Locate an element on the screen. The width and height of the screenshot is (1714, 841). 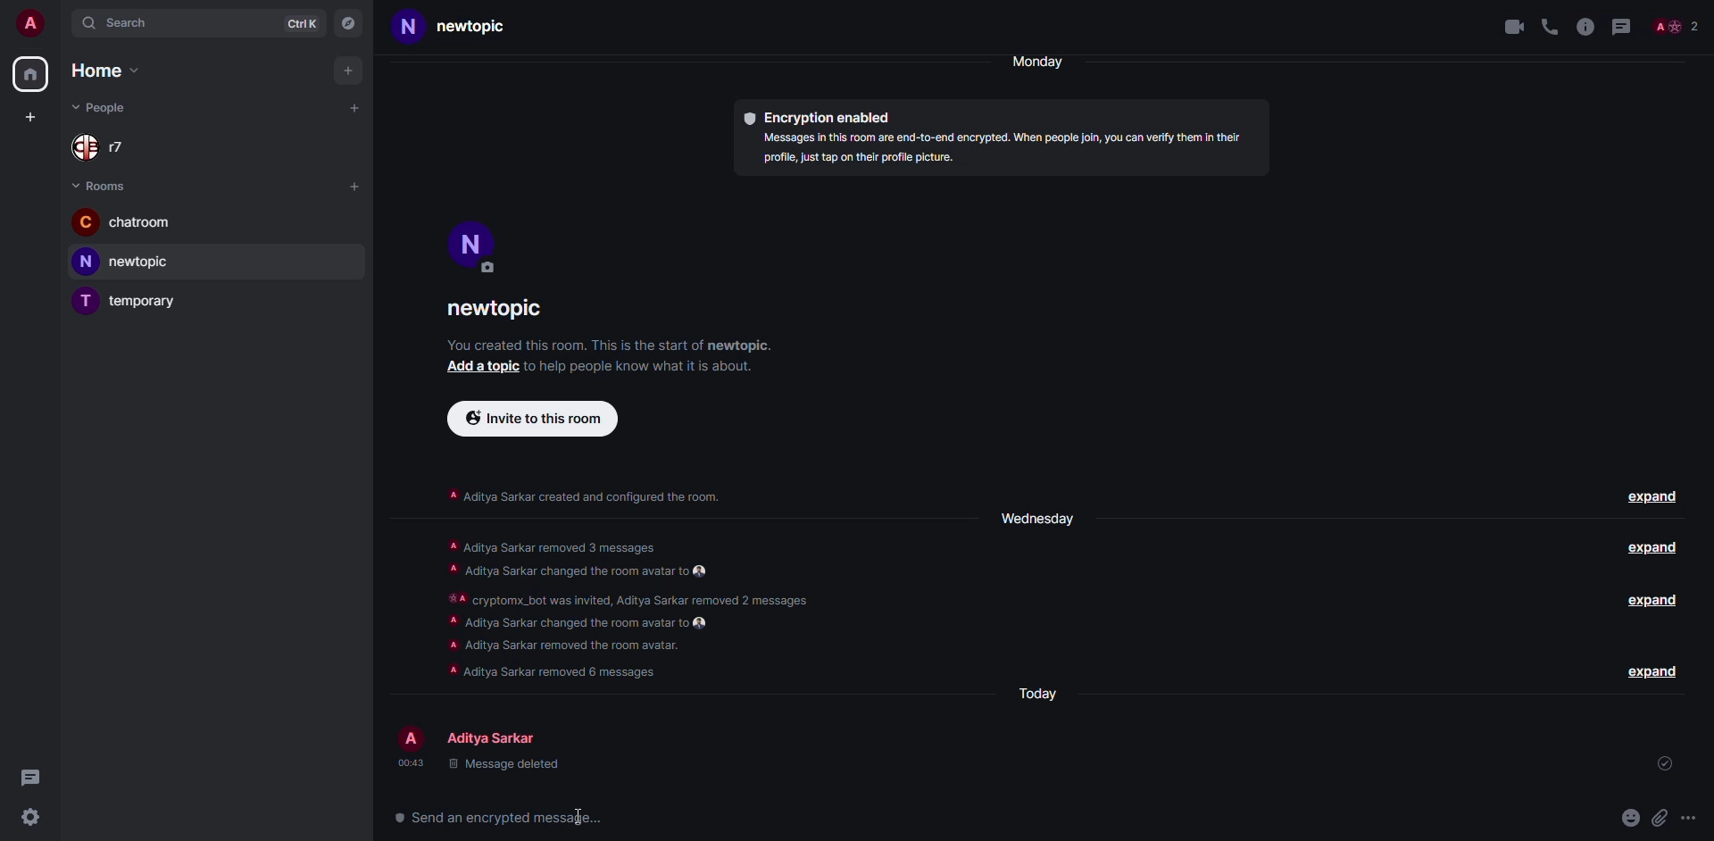
threads is located at coordinates (30, 774).